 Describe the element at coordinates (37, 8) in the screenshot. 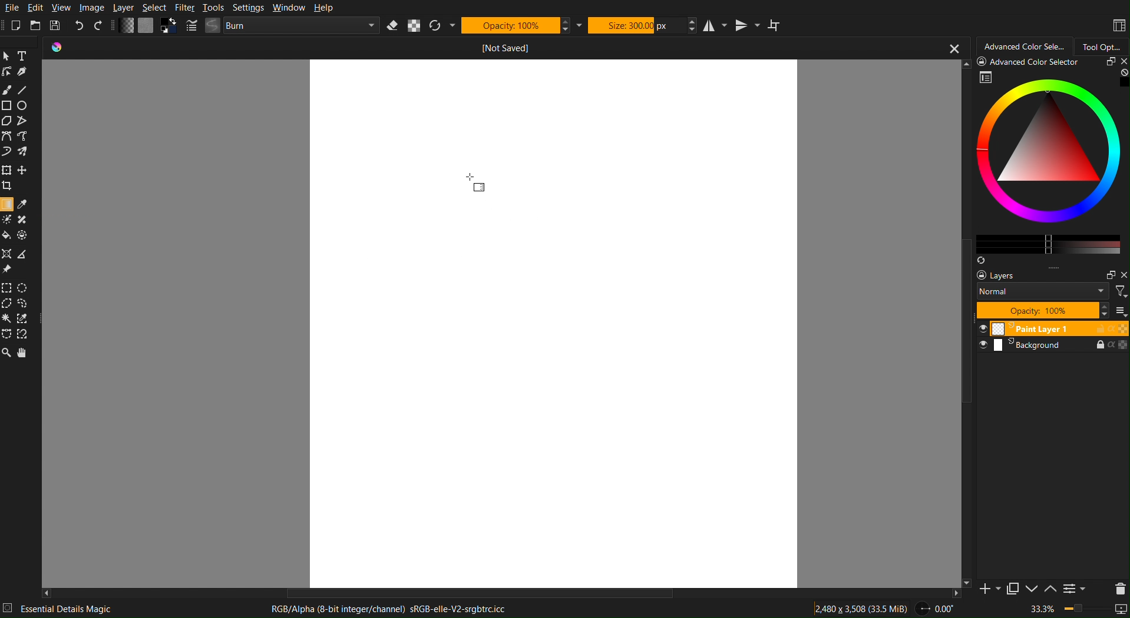

I see `Edit` at that location.